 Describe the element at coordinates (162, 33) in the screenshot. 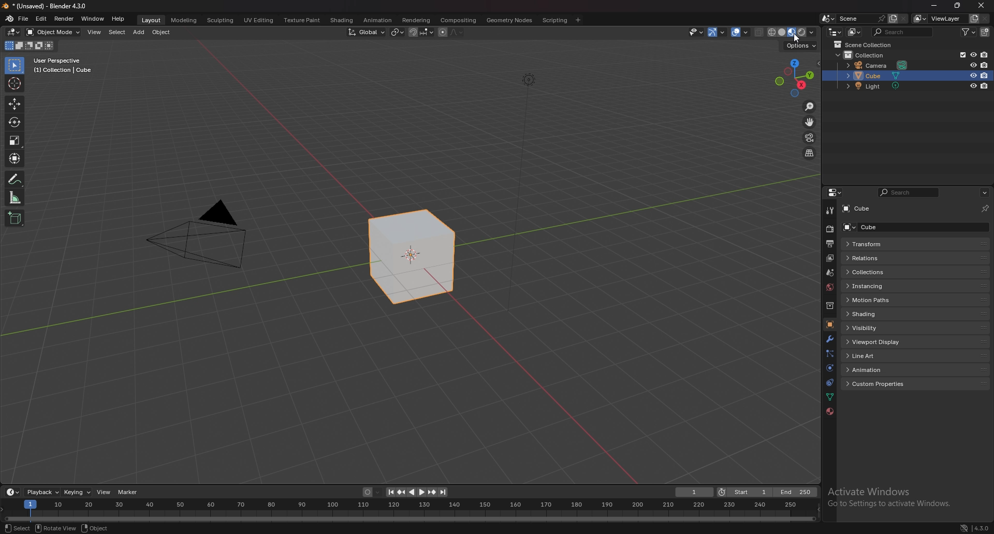

I see `object` at that location.